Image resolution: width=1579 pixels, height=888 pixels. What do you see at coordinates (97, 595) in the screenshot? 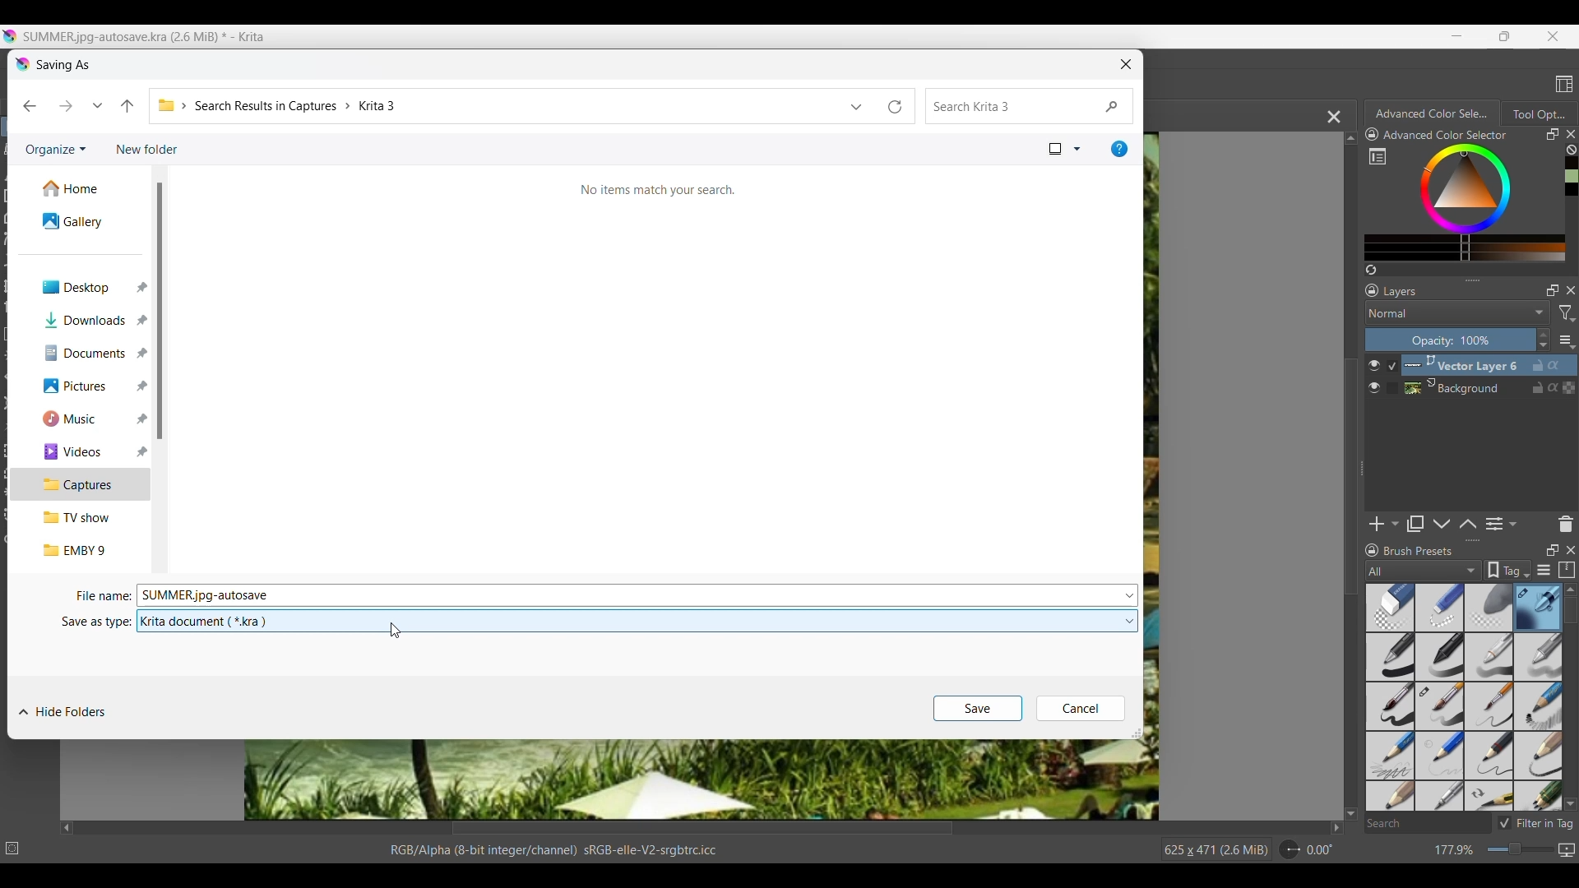
I see `File Name:` at bounding box center [97, 595].